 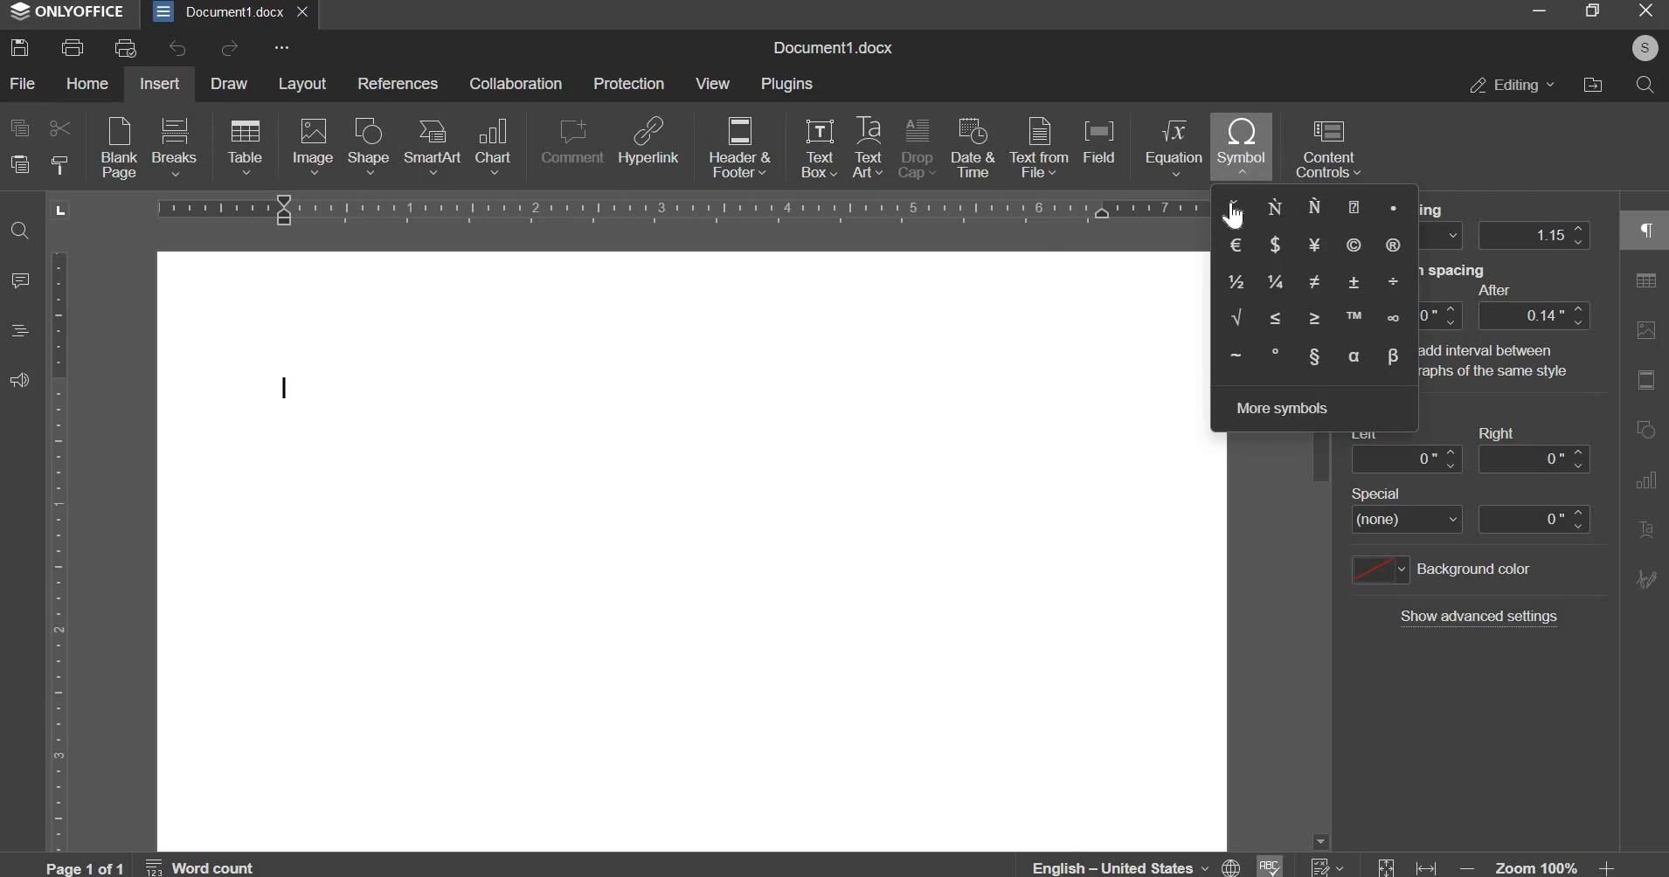 I want to click on numbering, so click(x=1324, y=866).